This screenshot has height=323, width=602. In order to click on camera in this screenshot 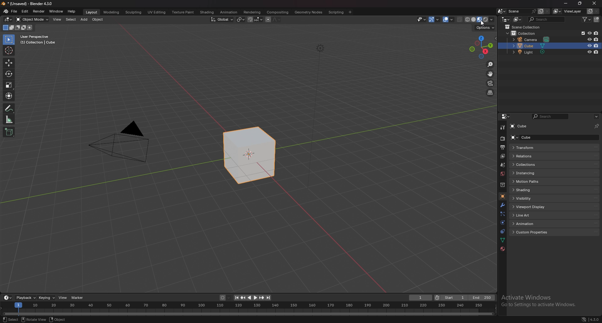, I will do `click(528, 39)`.